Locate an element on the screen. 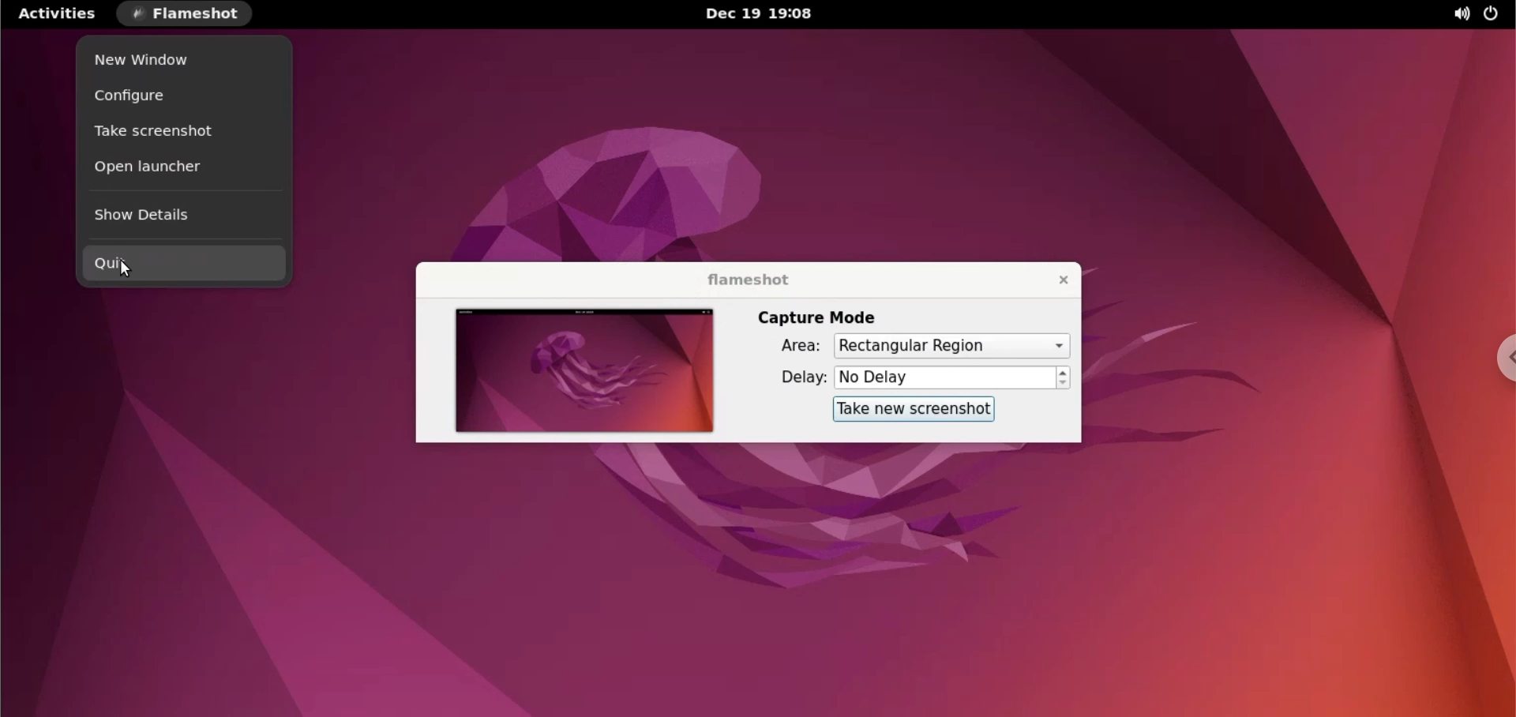 Image resolution: width=1516 pixels, height=717 pixels. show details is located at coordinates (187, 214).